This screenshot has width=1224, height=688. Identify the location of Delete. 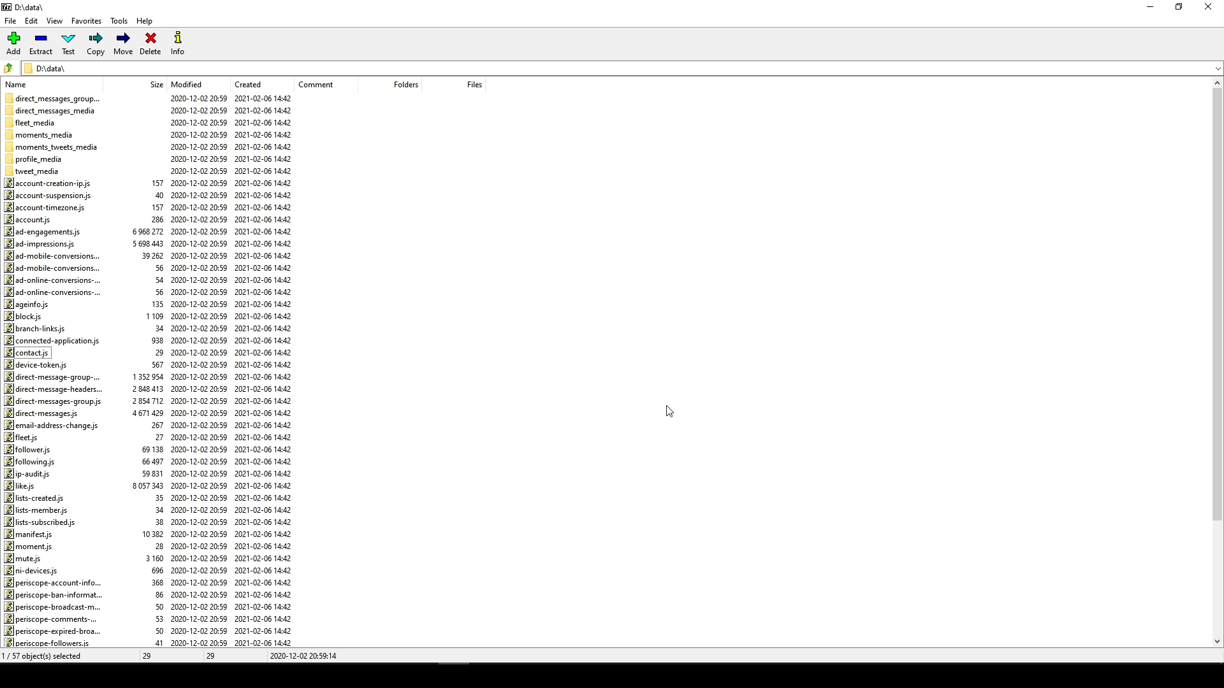
(150, 45).